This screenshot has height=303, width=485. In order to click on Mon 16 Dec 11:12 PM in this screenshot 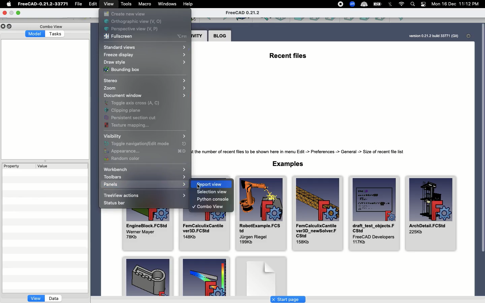, I will do `click(457, 4)`.